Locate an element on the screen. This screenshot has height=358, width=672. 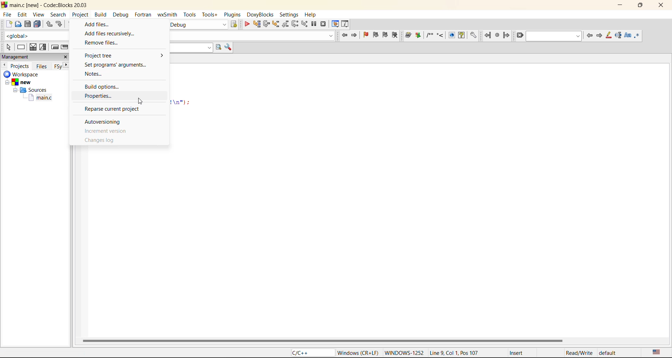
save is located at coordinates (27, 24).